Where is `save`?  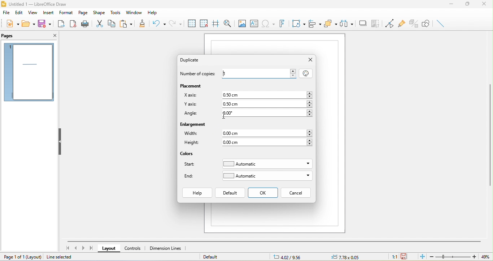
save is located at coordinates (44, 23).